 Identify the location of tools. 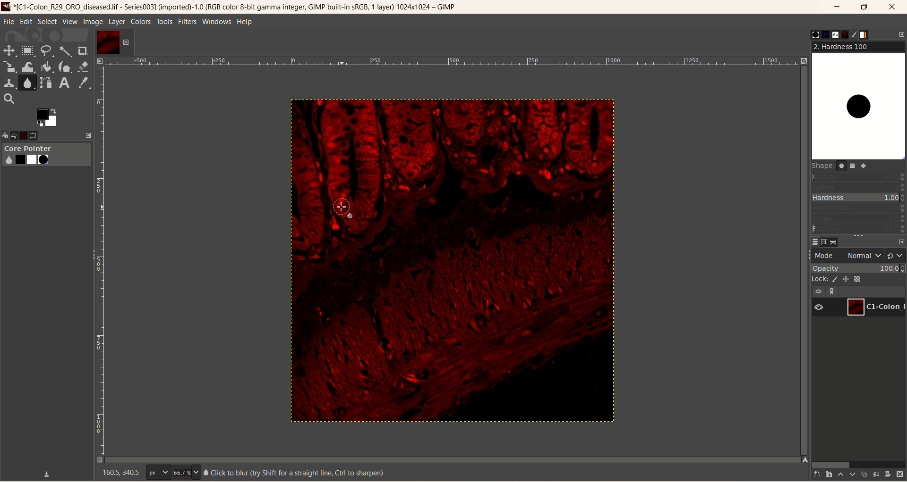
(165, 22).